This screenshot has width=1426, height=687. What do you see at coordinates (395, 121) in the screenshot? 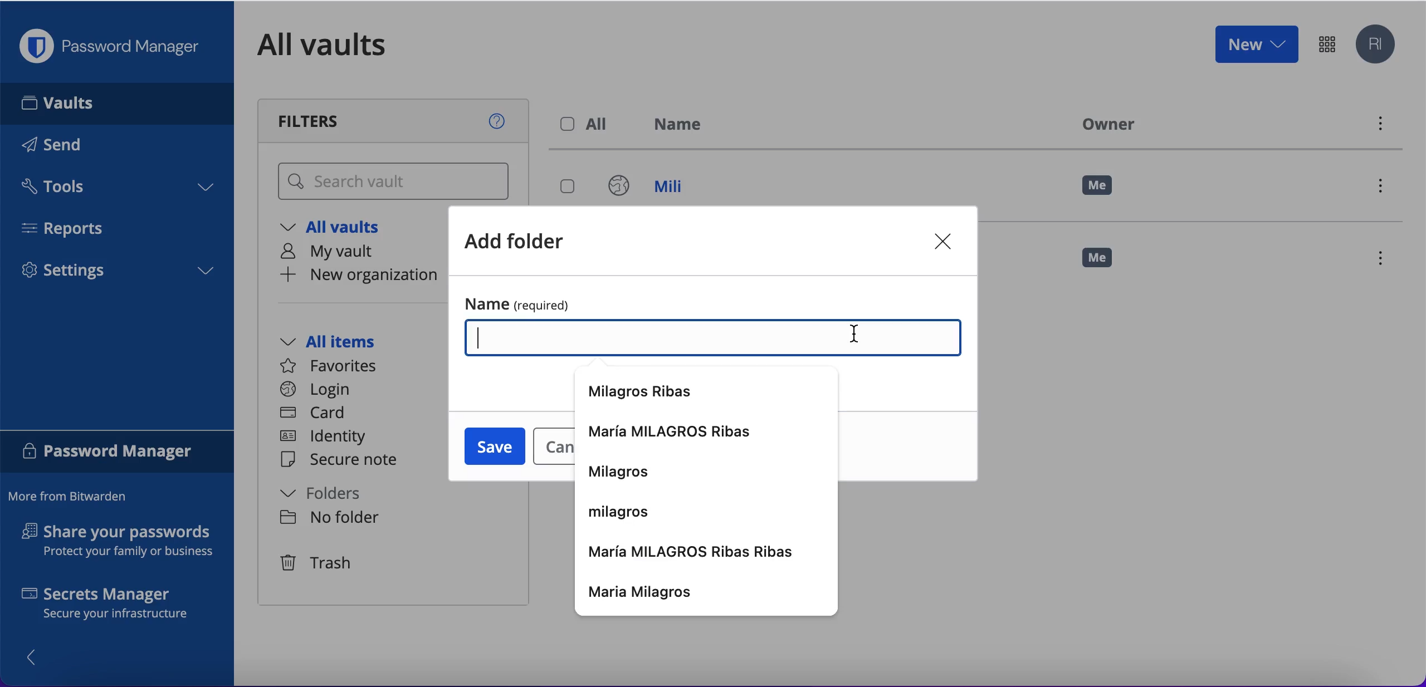
I see `filters` at bounding box center [395, 121].